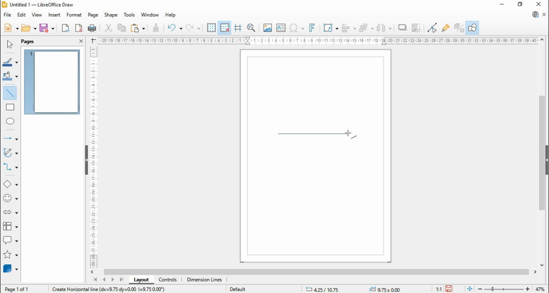 The height and width of the screenshot is (293, 549). What do you see at coordinates (367, 27) in the screenshot?
I see `arrange` at bounding box center [367, 27].